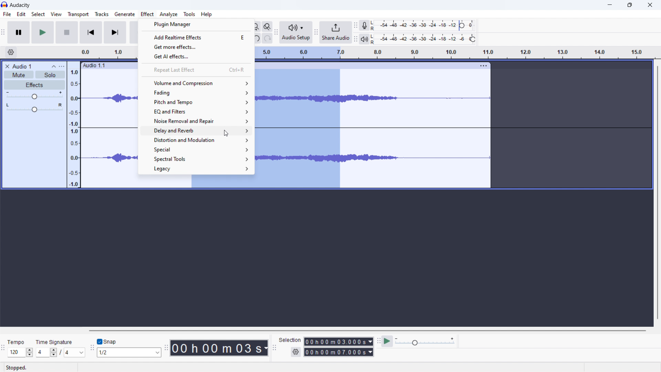 This screenshot has width=661, height=372. Describe the element at coordinates (196, 131) in the screenshot. I see `delay and reverb` at that location.